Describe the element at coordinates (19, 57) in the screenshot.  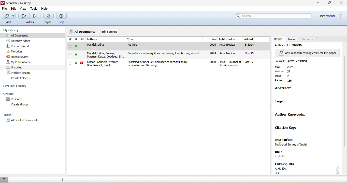
I see `needs review` at that location.